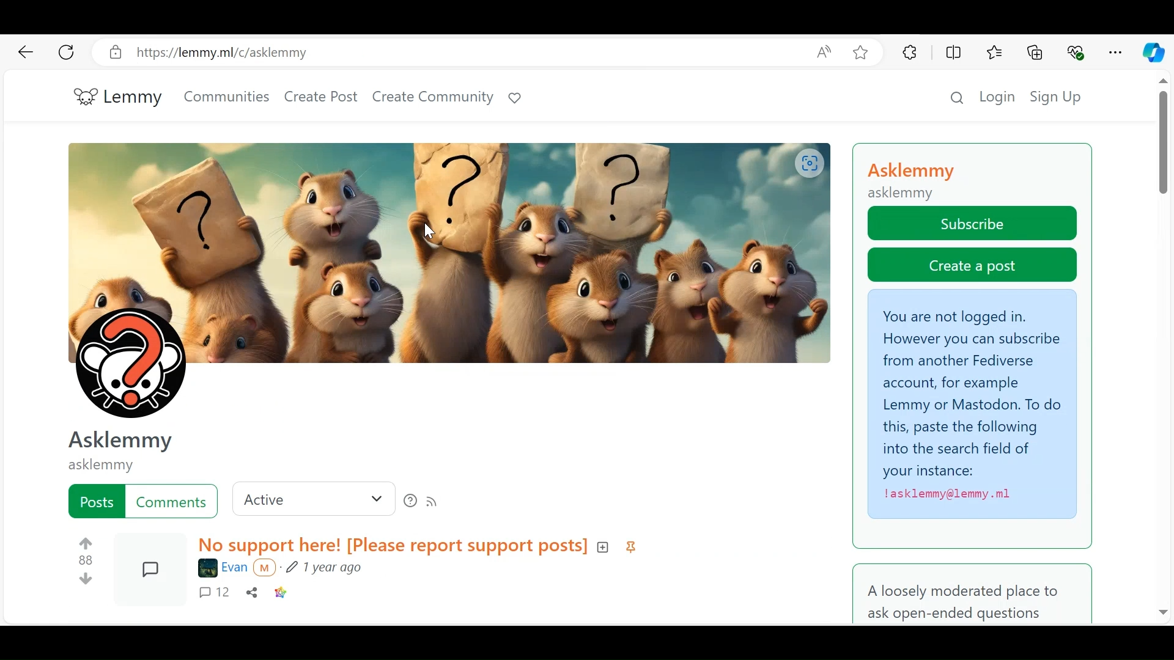 The height and width of the screenshot is (660, 1174). Describe the element at coordinates (958, 96) in the screenshot. I see `Search` at that location.